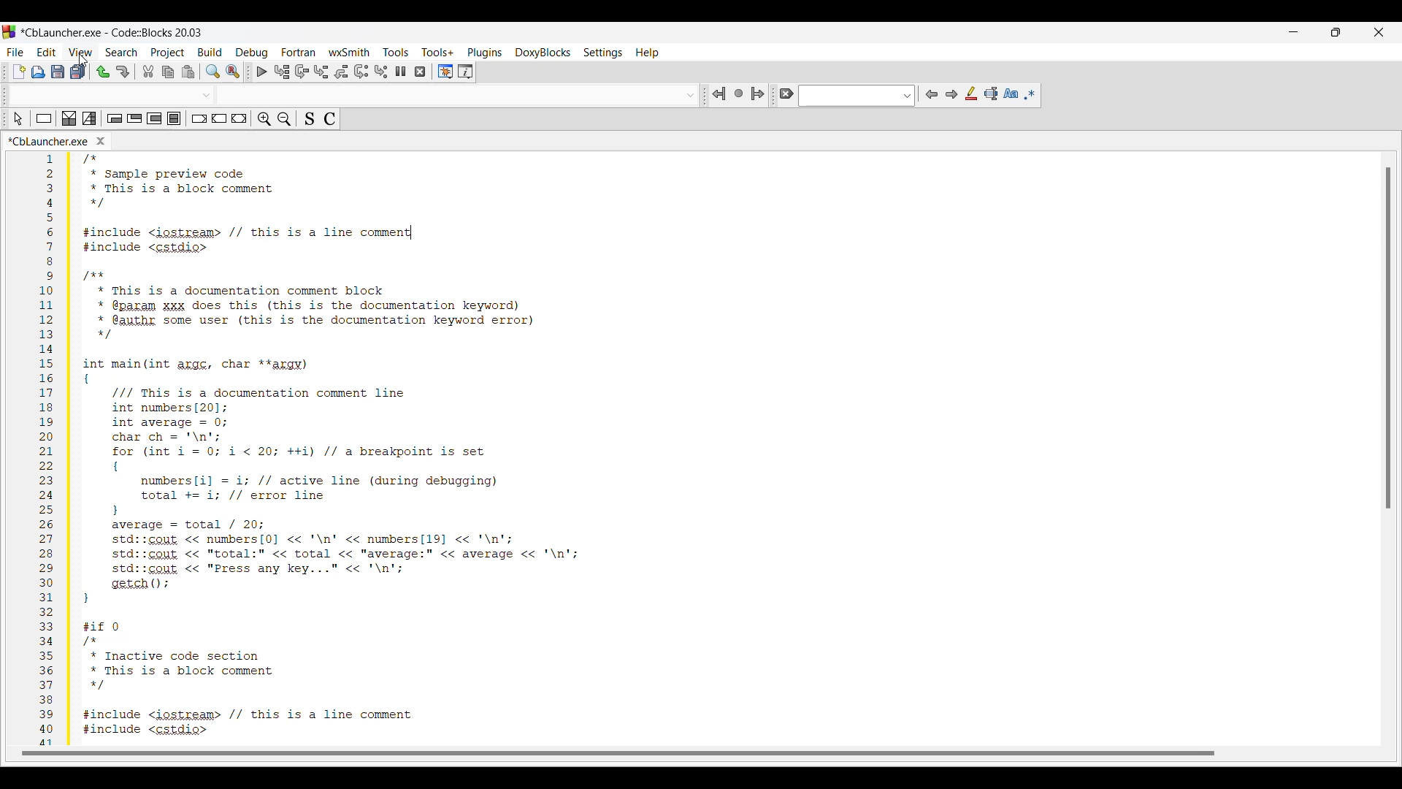 The width and height of the screenshot is (1402, 789). I want to click on Zoom out, so click(284, 119).